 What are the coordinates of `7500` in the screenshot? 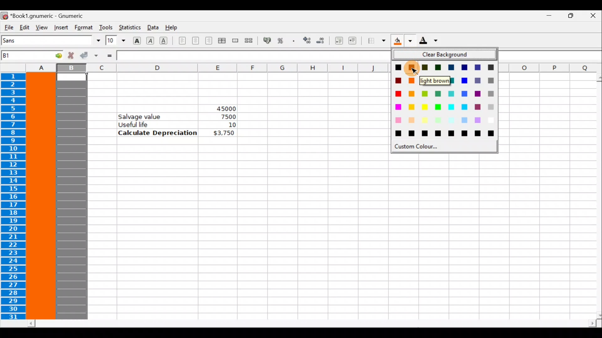 It's located at (226, 117).